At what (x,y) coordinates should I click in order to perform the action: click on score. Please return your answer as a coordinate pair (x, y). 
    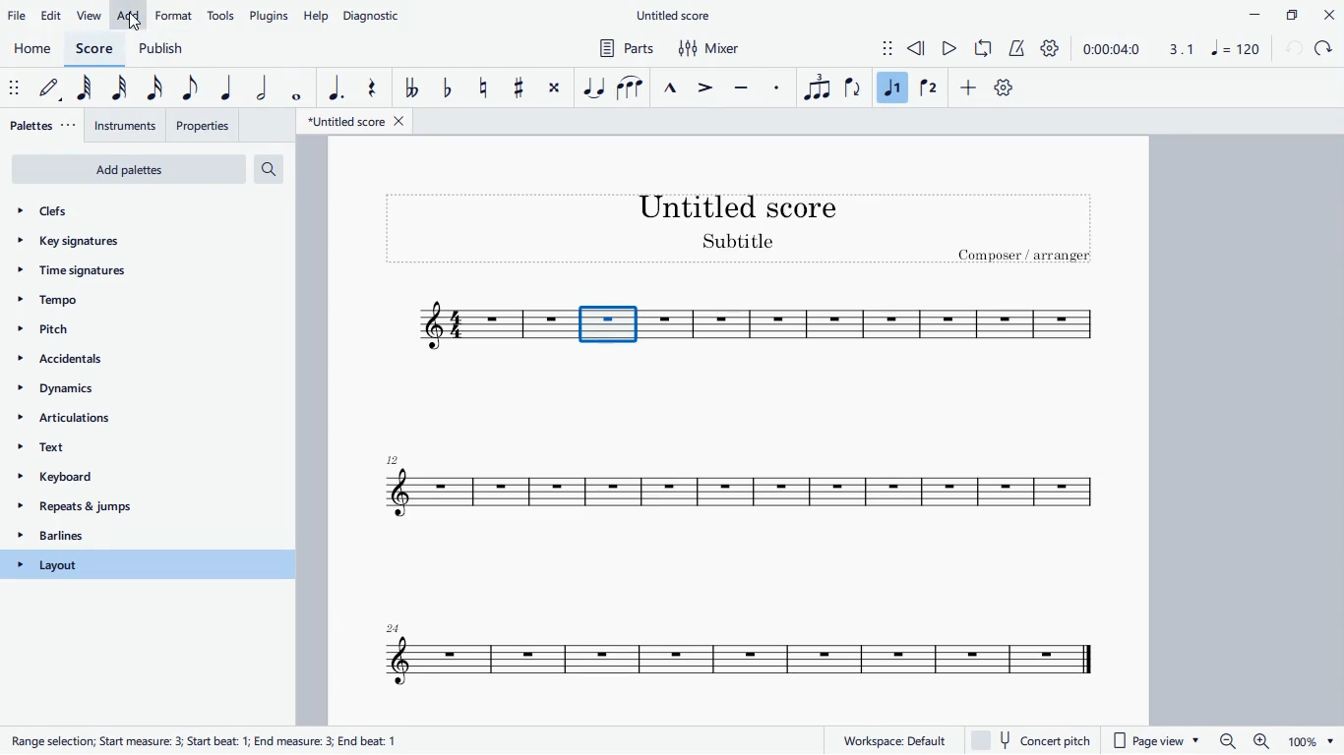
    Looking at the image, I should click on (880, 325).